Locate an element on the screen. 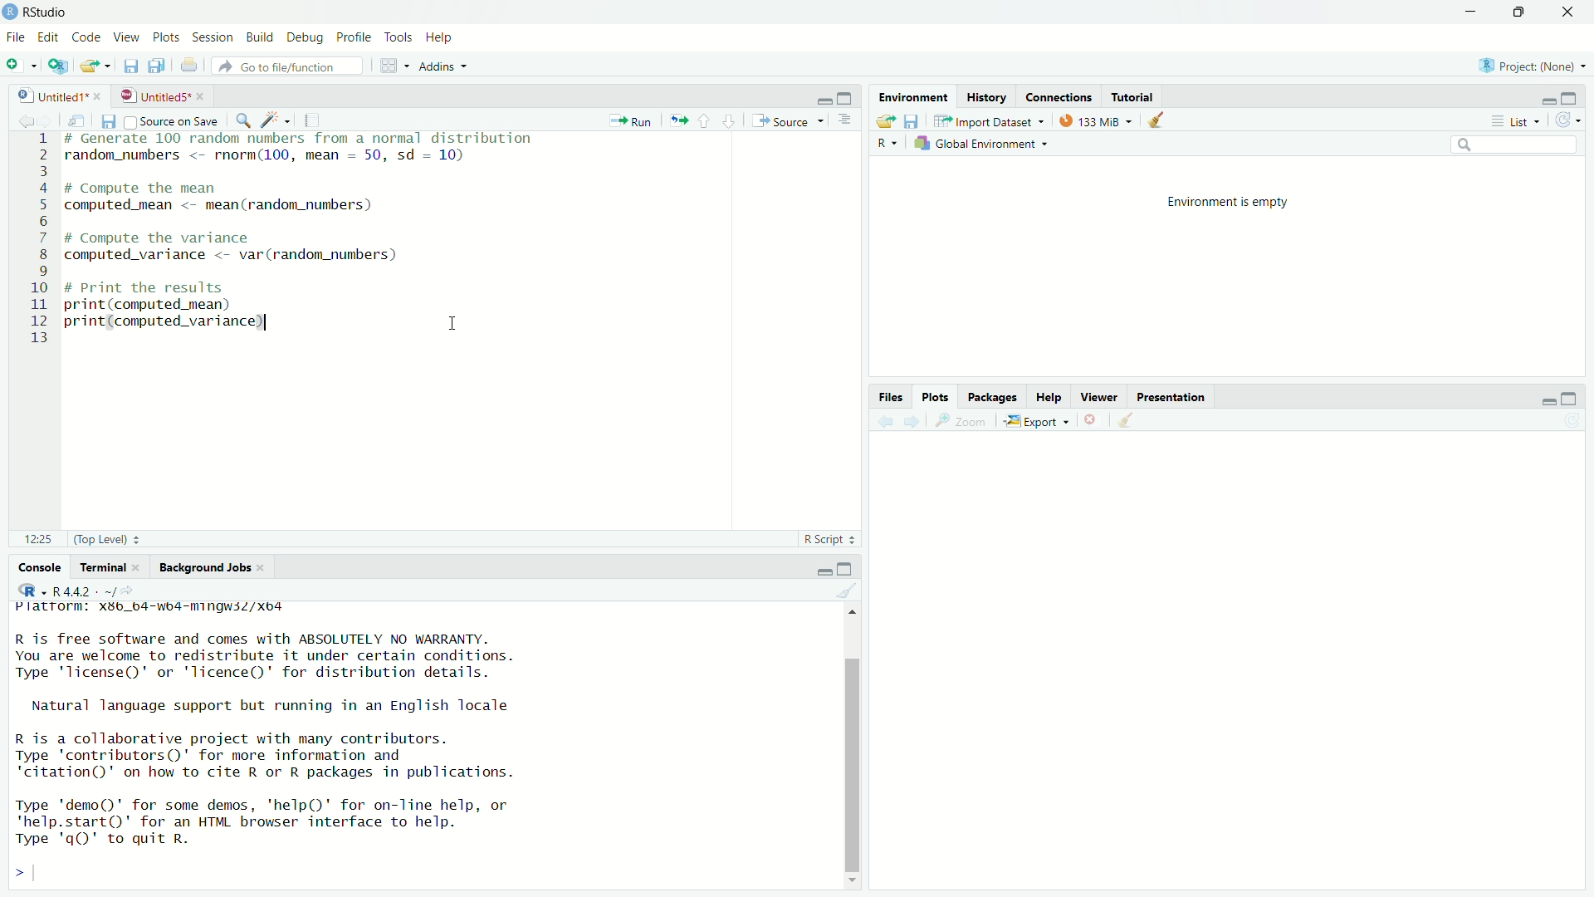 This screenshot has width=1594, height=897. connections is located at coordinates (1059, 98).